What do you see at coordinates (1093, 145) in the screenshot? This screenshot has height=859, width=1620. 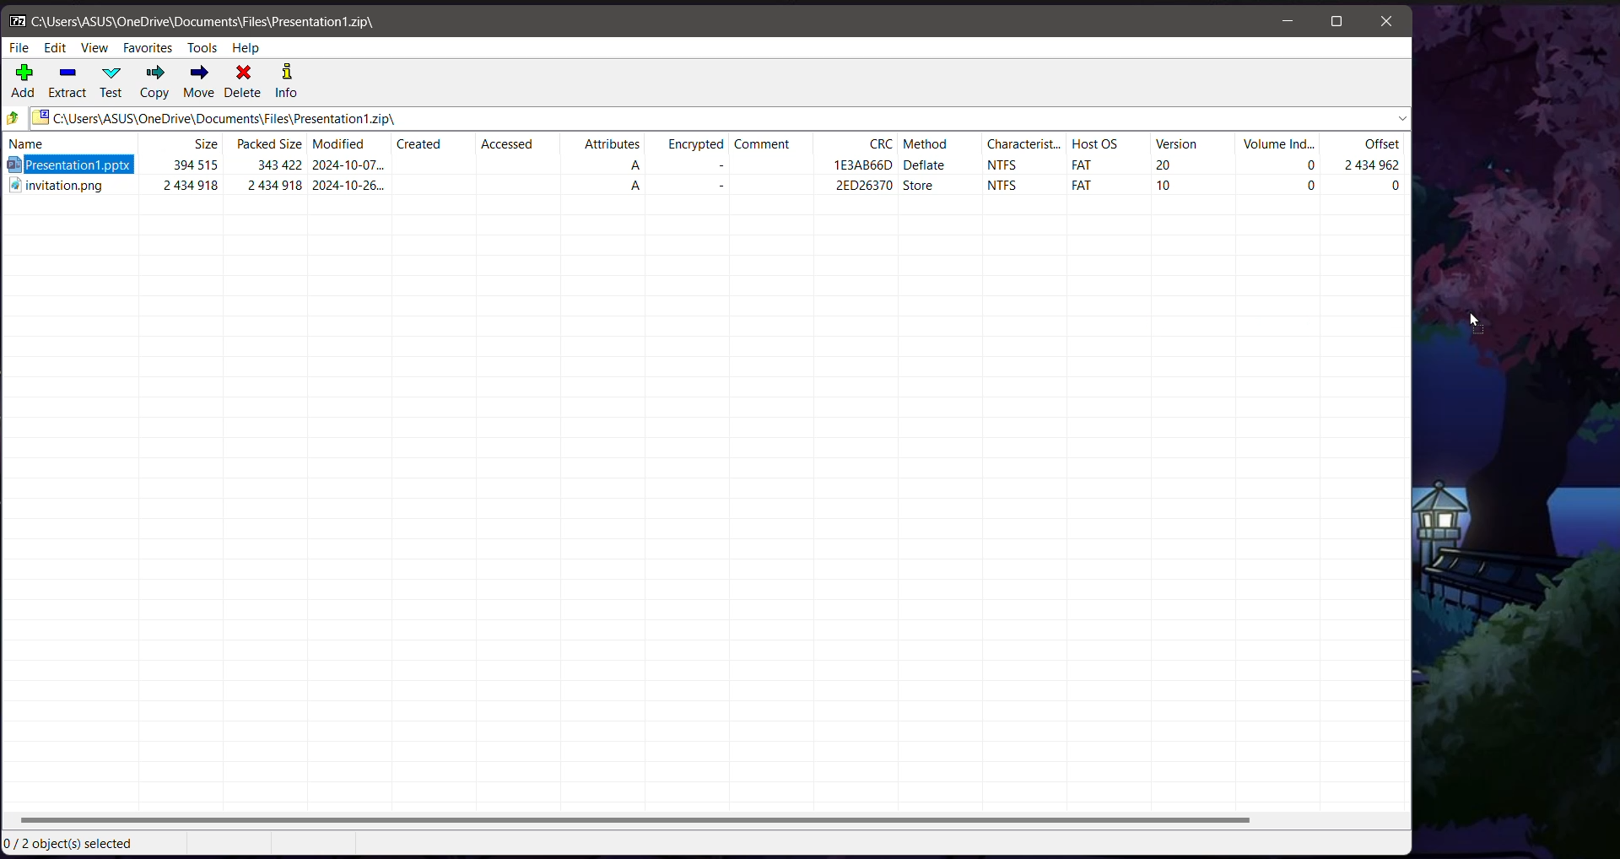 I see `Host OS` at bounding box center [1093, 145].